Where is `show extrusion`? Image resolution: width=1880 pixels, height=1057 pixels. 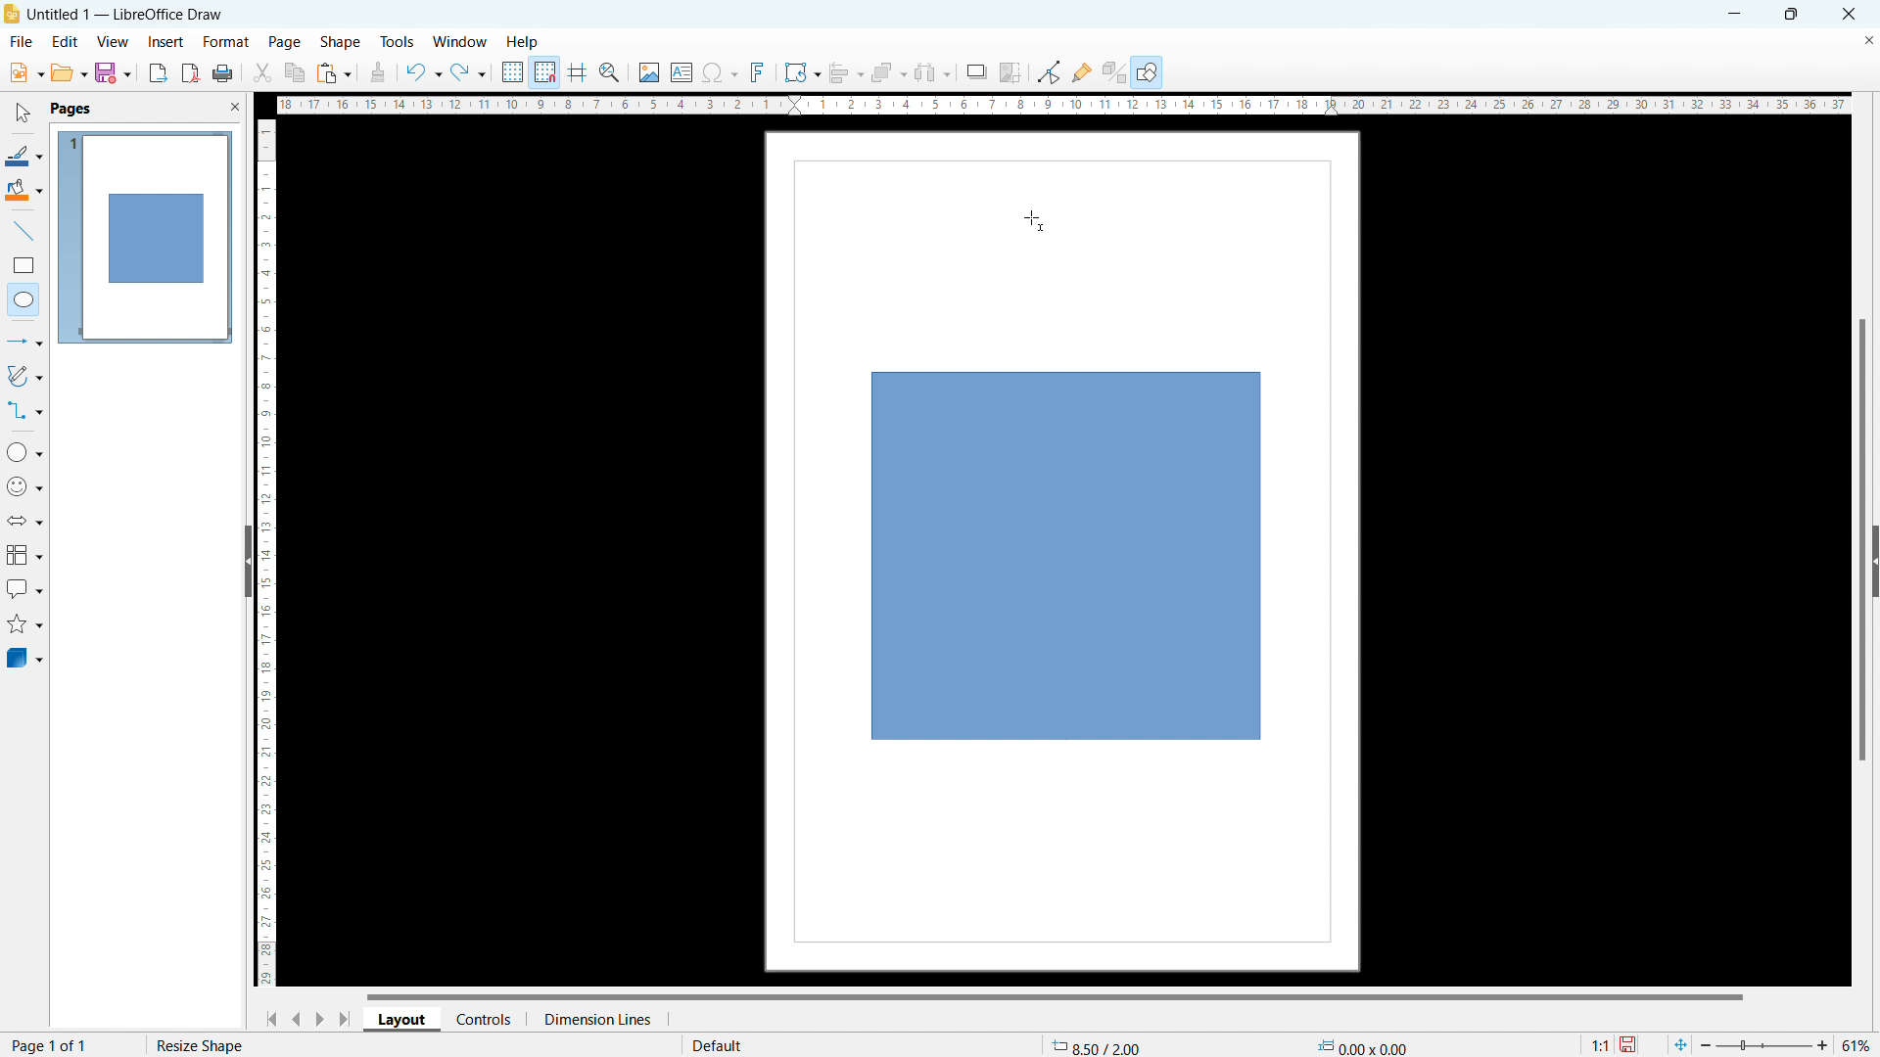 show extrusion is located at coordinates (1114, 73).